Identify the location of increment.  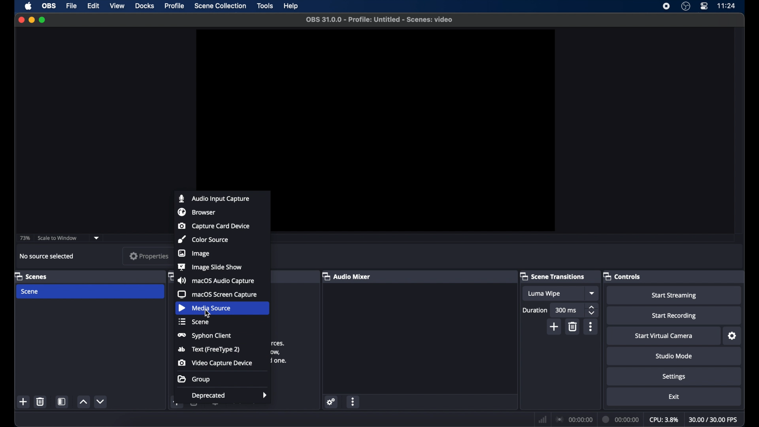
(83, 402).